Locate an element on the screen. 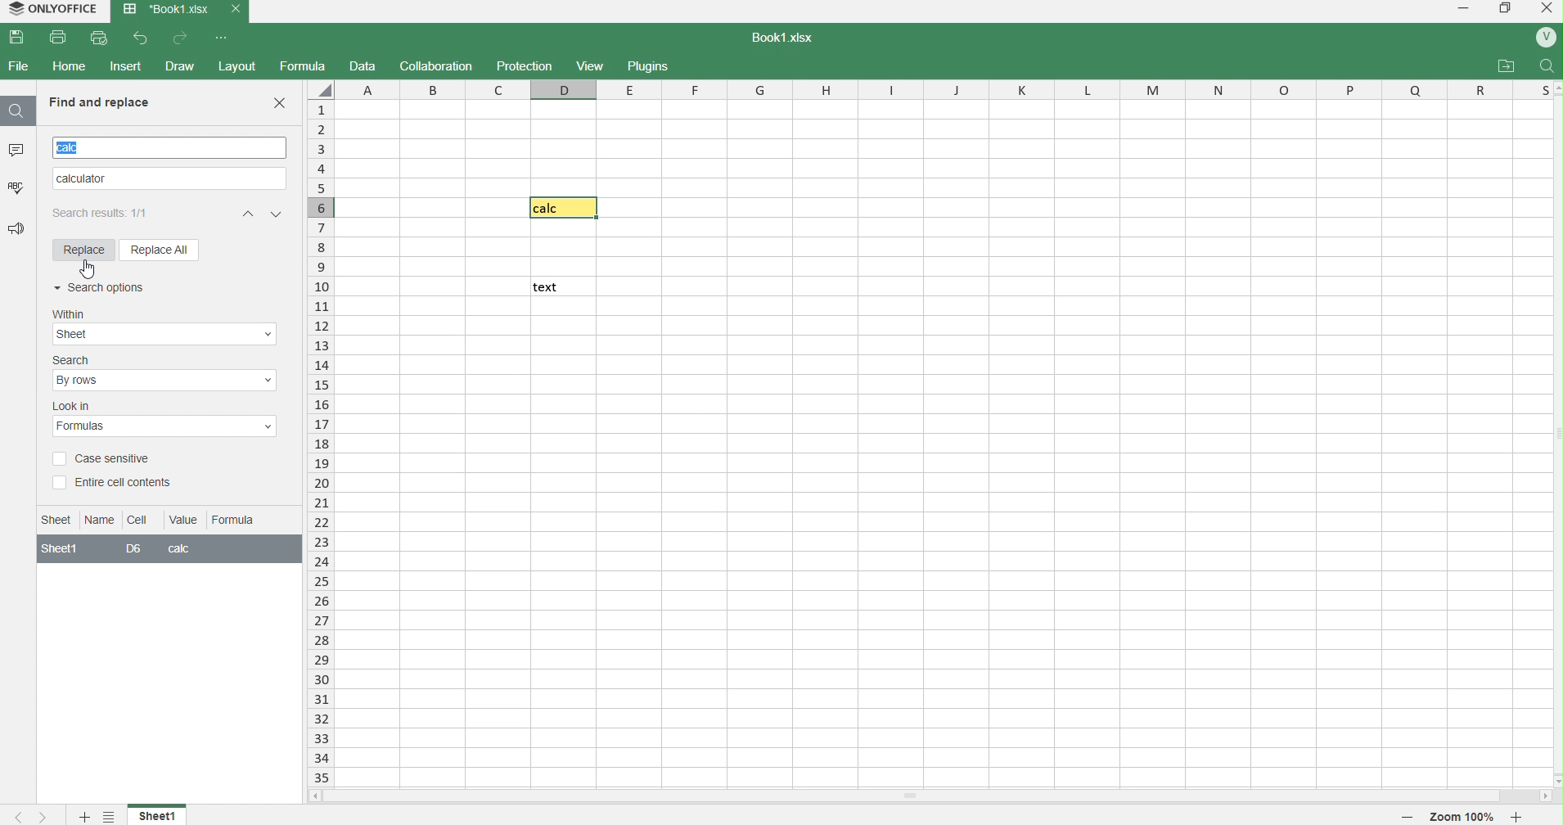 The width and height of the screenshot is (1563, 825). search is located at coordinates (1548, 65).